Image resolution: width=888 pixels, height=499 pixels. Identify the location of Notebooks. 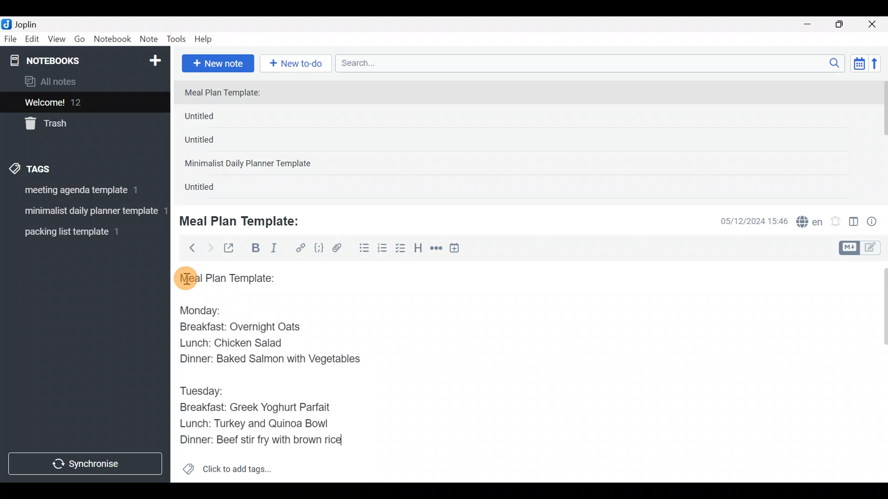
(65, 60).